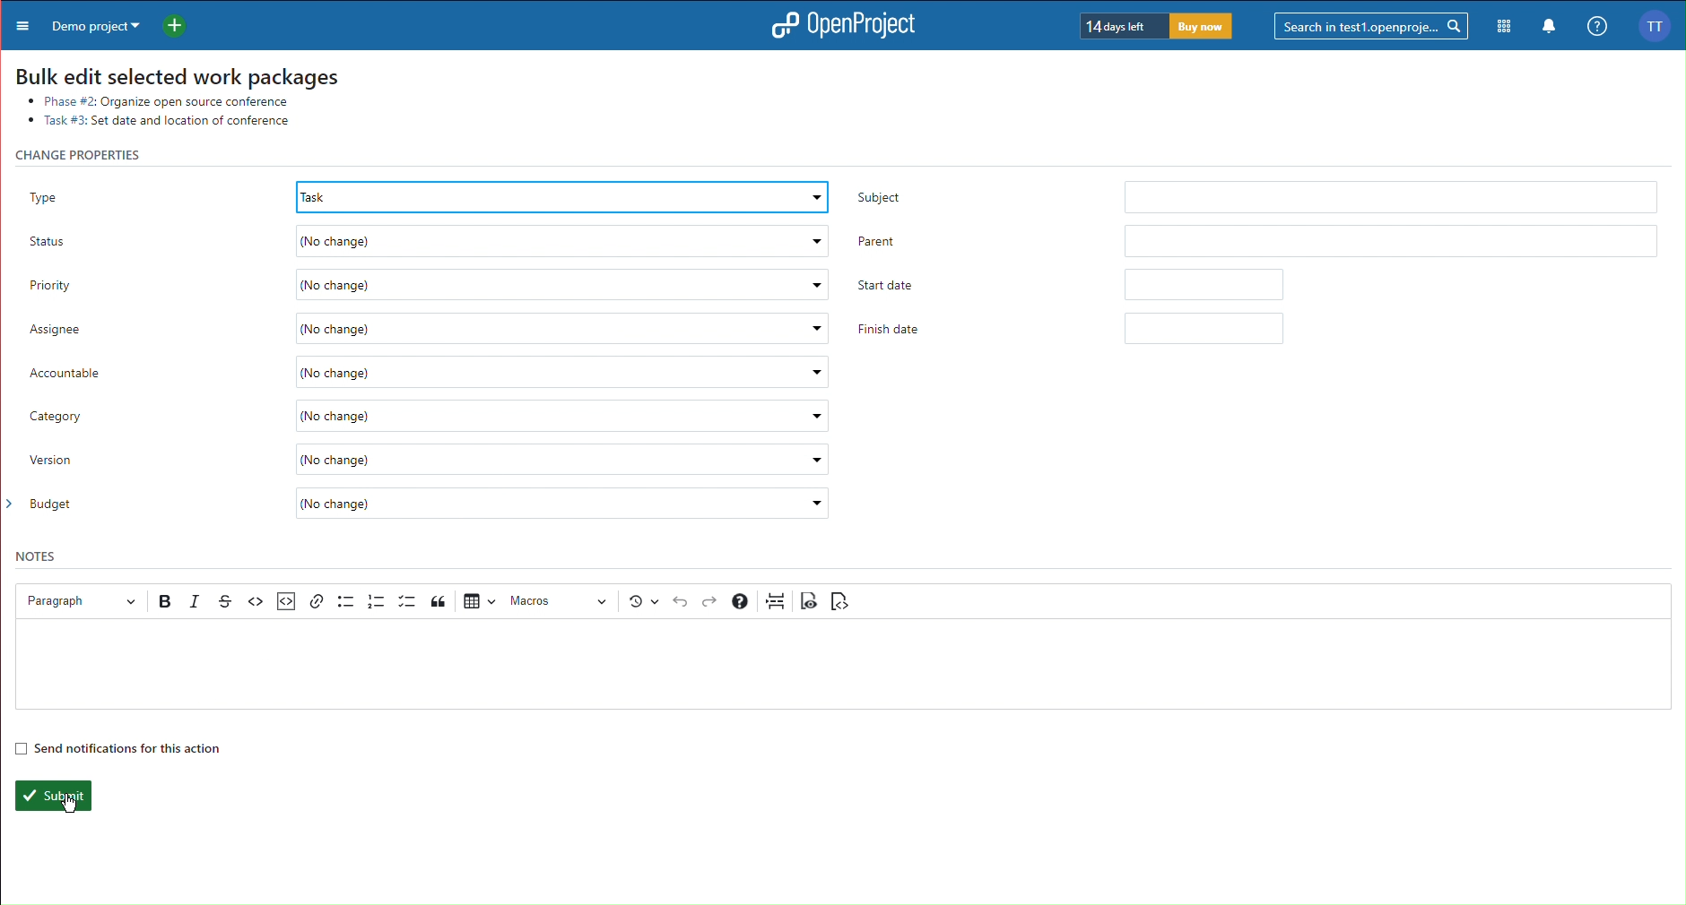 This screenshot has height=905, width=1686. What do you see at coordinates (1067, 283) in the screenshot?
I see `Start date` at bounding box center [1067, 283].